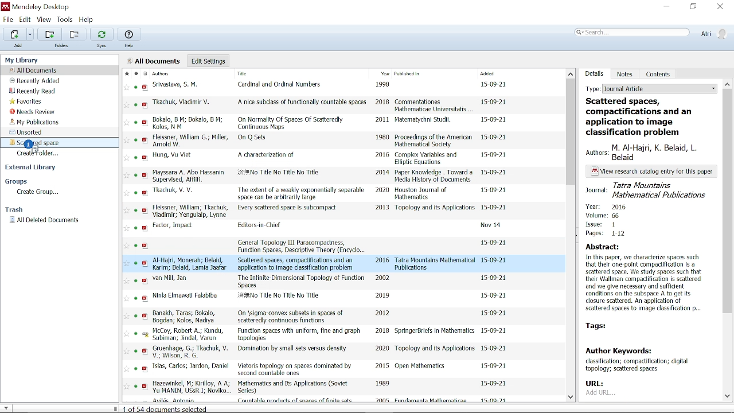 The image size is (734, 413). Describe the element at coordinates (167, 408) in the screenshot. I see `documents selected` at that location.